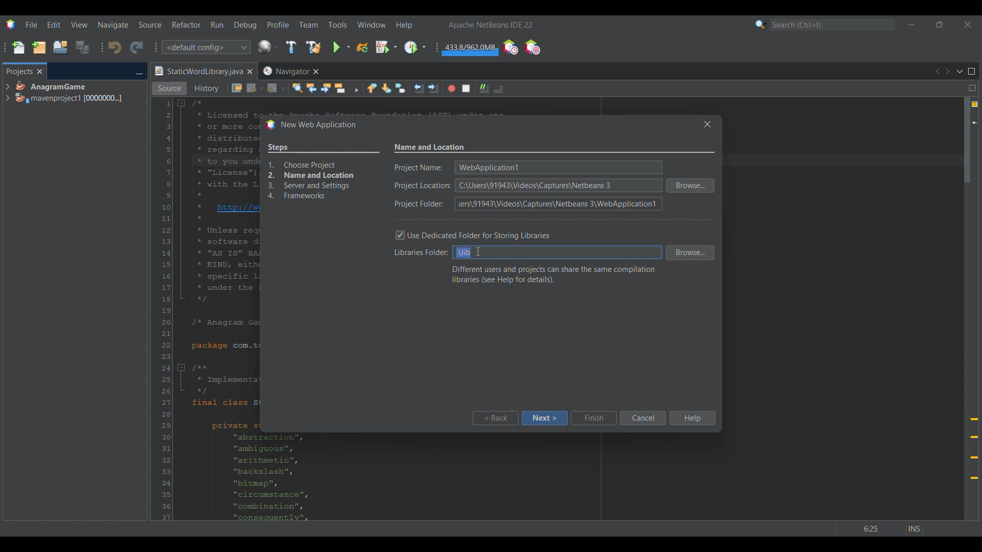 This screenshot has height=552, width=982. Describe the element at coordinates (419, 88) in the screenshot. I see `Shift line left` at that location.